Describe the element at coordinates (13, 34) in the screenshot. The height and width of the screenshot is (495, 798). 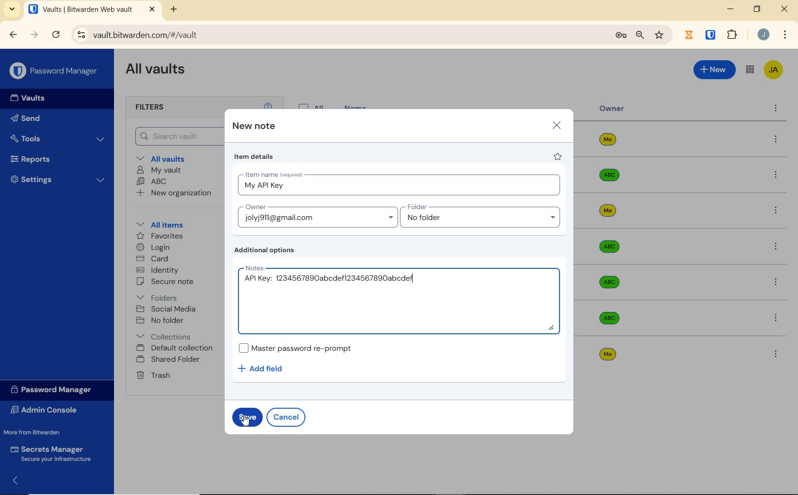
I see `BACK` at that location.